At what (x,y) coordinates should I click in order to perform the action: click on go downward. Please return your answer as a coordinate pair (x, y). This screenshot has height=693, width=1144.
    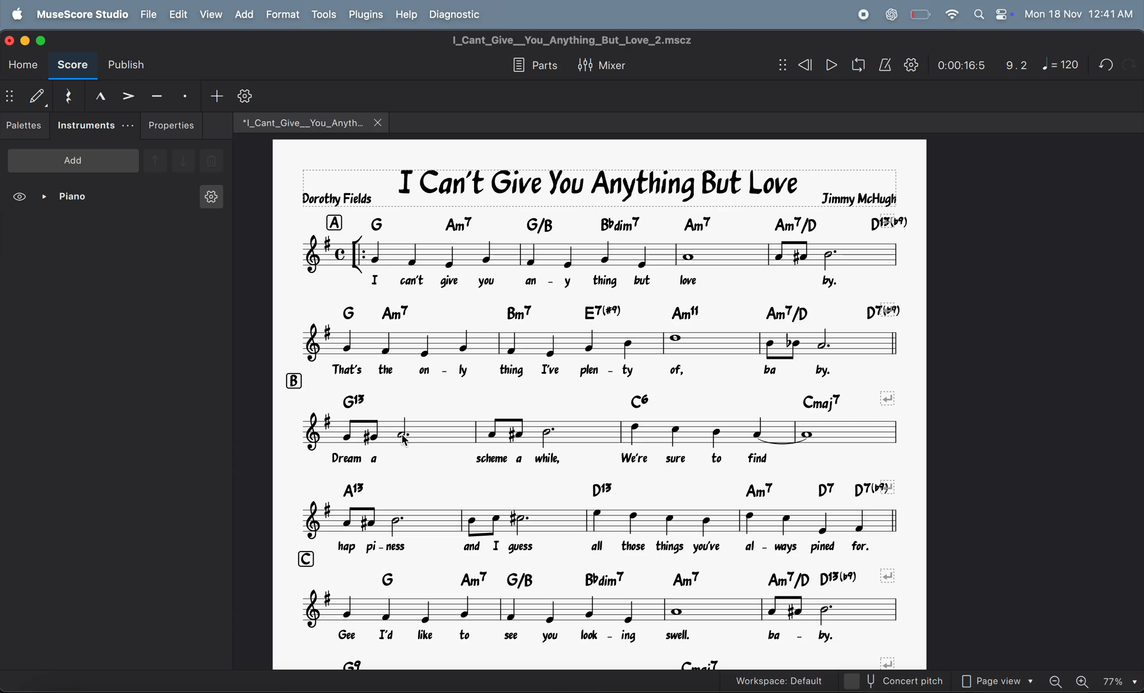
    Looking at the image, I should click on (185, 160).